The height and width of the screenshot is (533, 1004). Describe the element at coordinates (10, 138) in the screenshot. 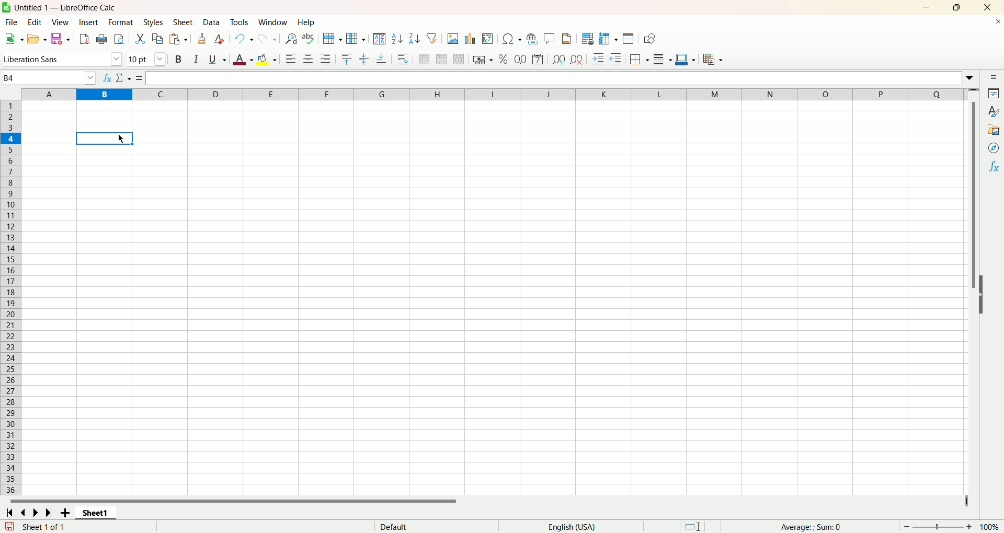

I see `active row` at that location.